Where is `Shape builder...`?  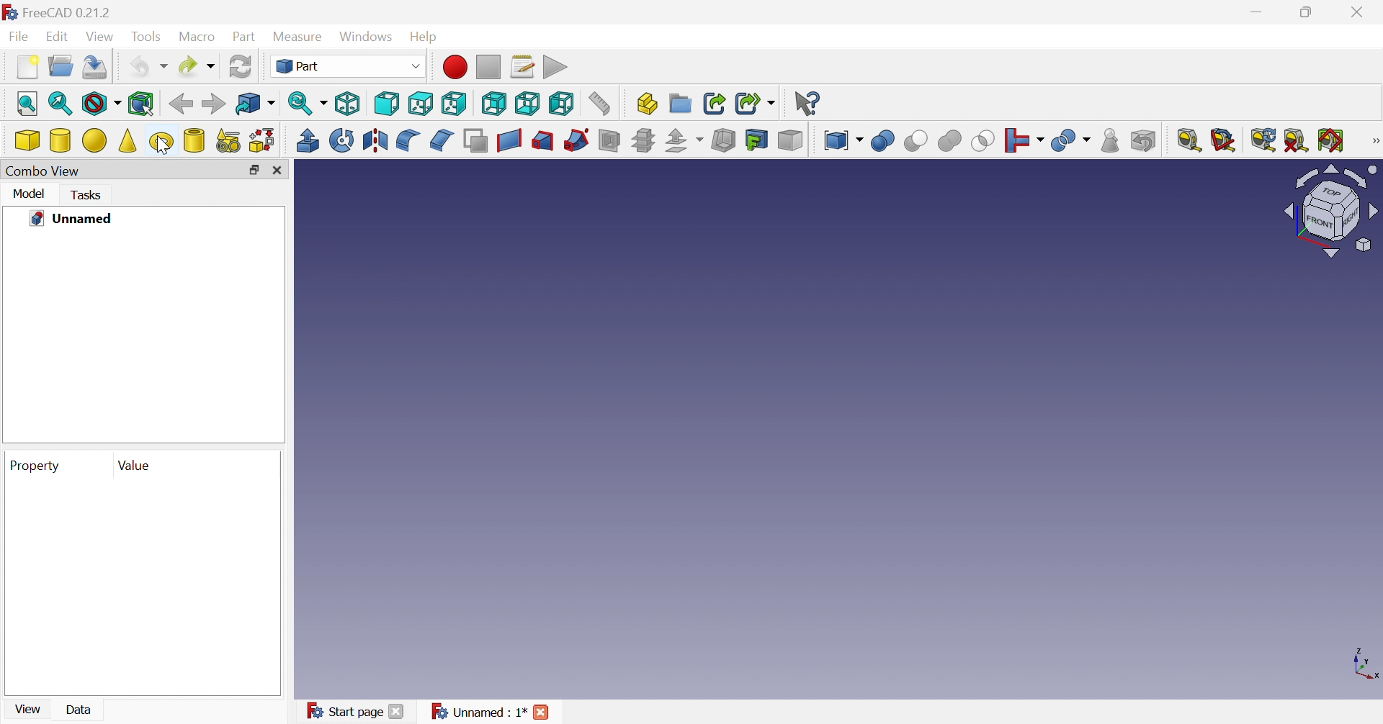
Shape builder... is located at coordinates (262, 141).